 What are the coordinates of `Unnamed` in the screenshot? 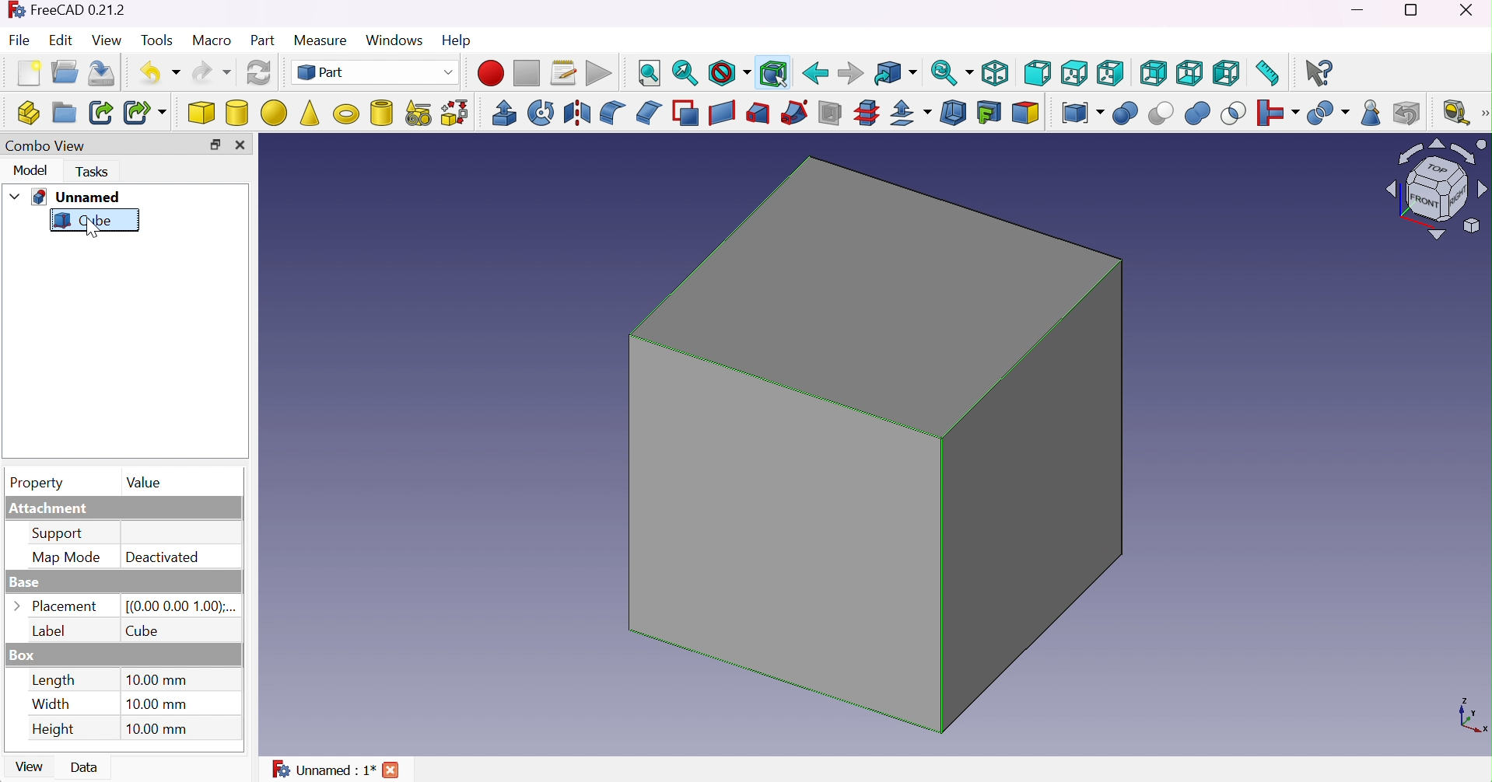 It's located at (78, 197).